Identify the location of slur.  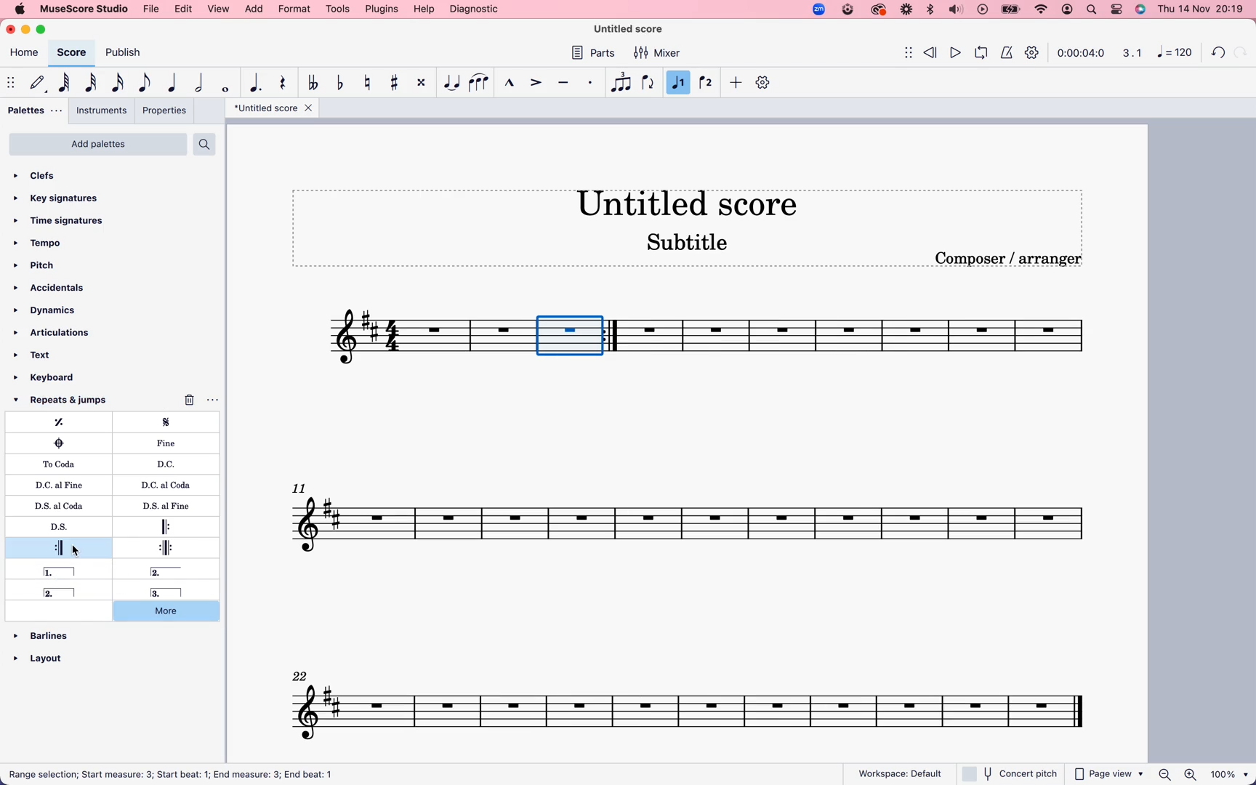
(480, 83).